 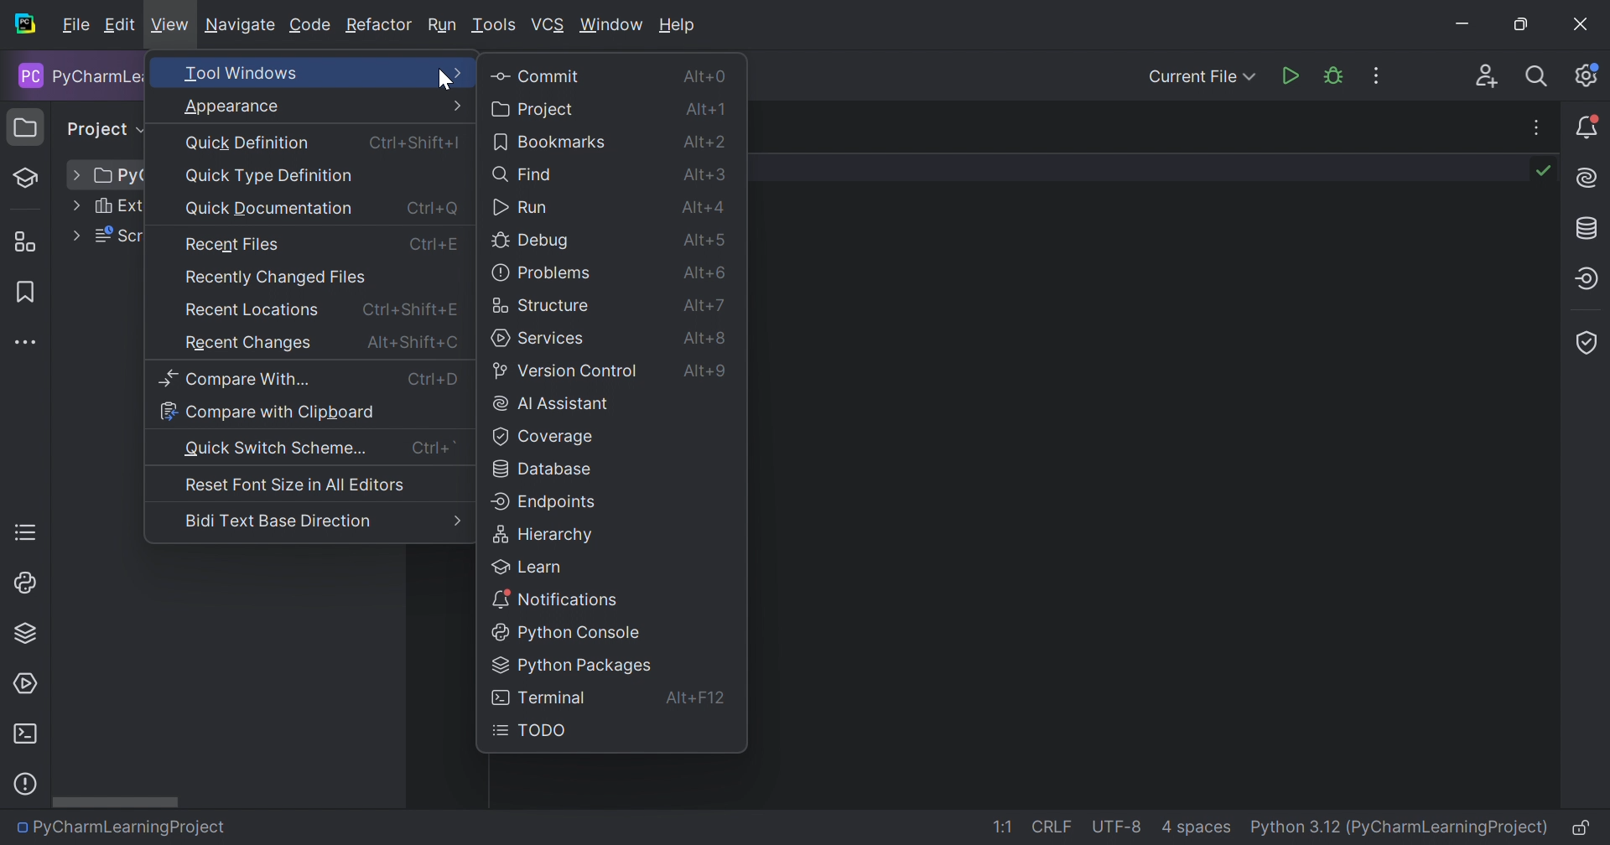 I want to click on Alt+9, so click(x=705, y=371).